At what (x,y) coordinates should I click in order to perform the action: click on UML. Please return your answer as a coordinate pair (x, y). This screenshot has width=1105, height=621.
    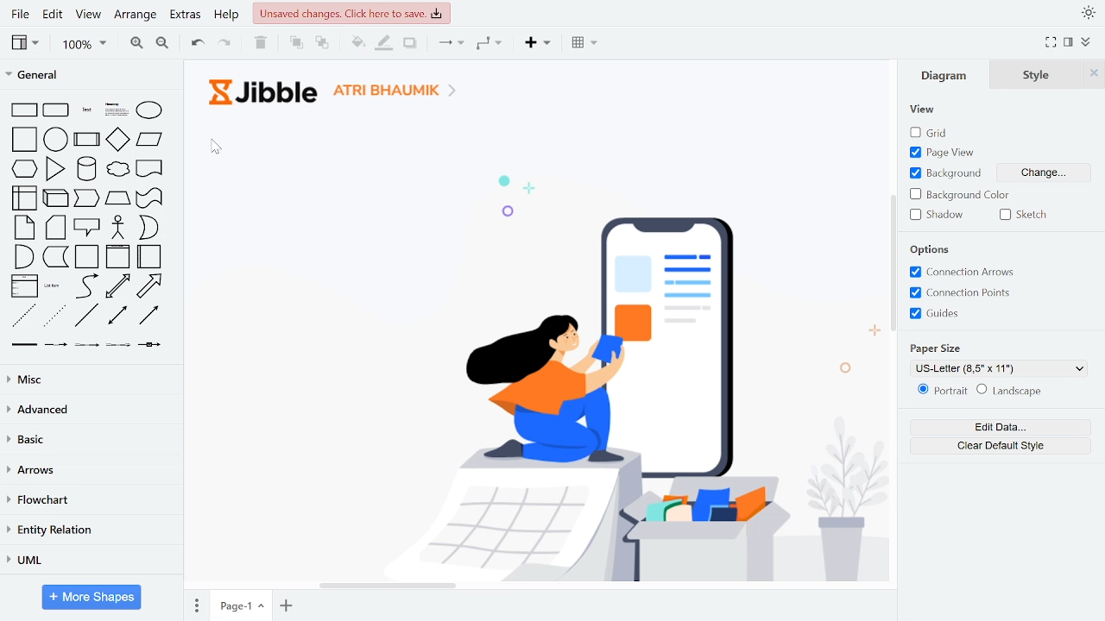
    Looking at the image, I should click on (87, 560).